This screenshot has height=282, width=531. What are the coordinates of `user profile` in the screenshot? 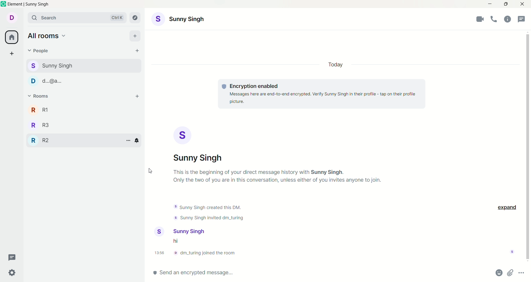 It's located at (160, 231).